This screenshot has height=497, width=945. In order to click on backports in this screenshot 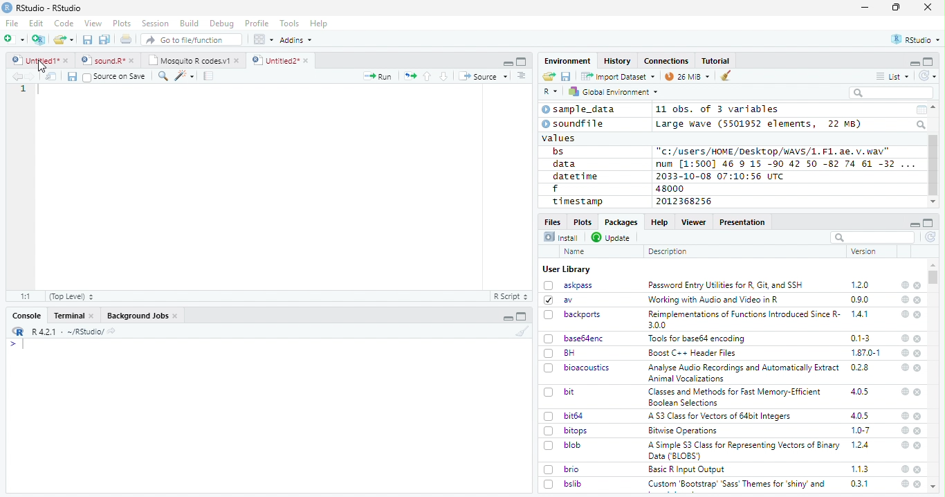, I will do `click(574, 315)`.